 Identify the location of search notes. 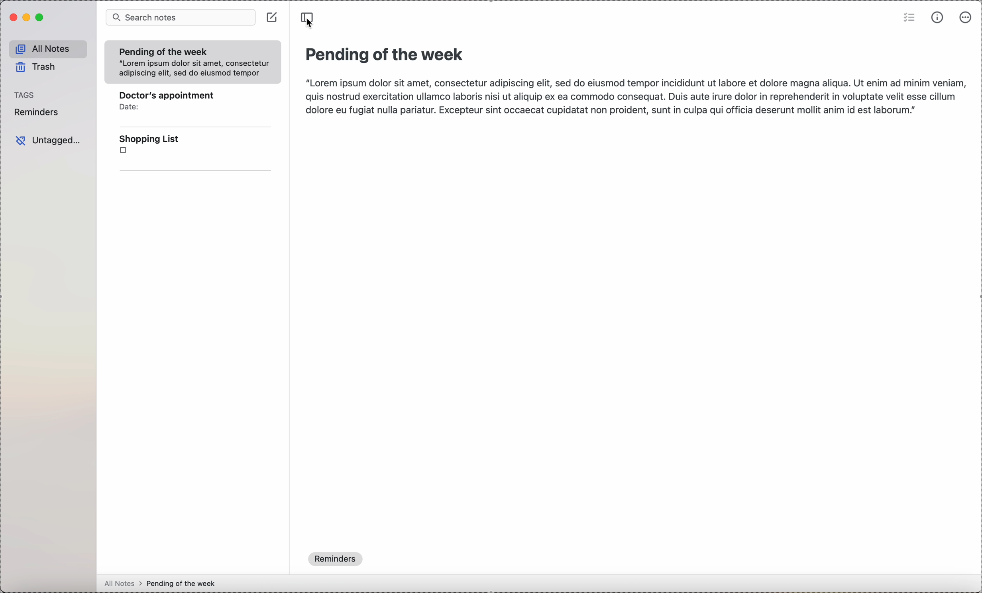
(181, 17).